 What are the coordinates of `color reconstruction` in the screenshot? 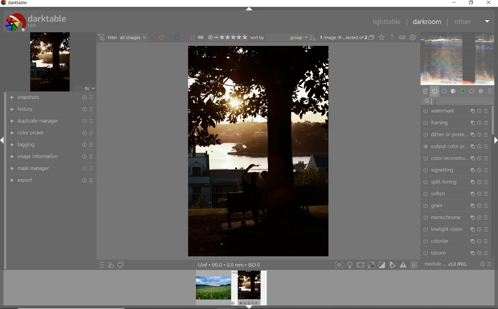 It's located at (456, 158).